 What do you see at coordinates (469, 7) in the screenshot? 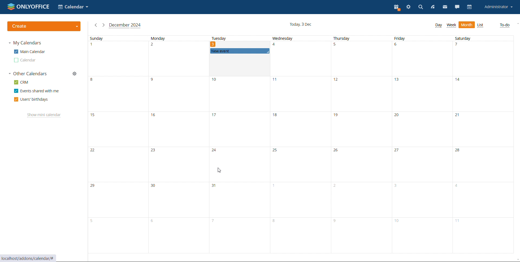
I see `calendar` at bounding box center [469, 7].